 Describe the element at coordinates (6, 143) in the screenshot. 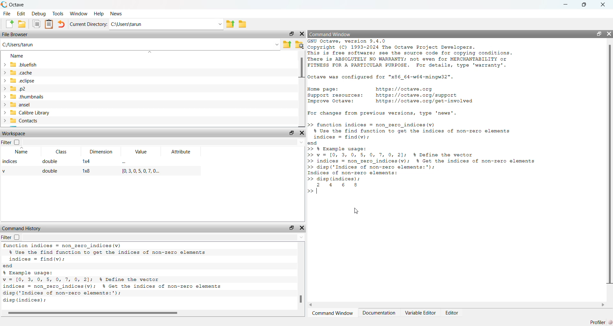

I see `Filter` at that location.